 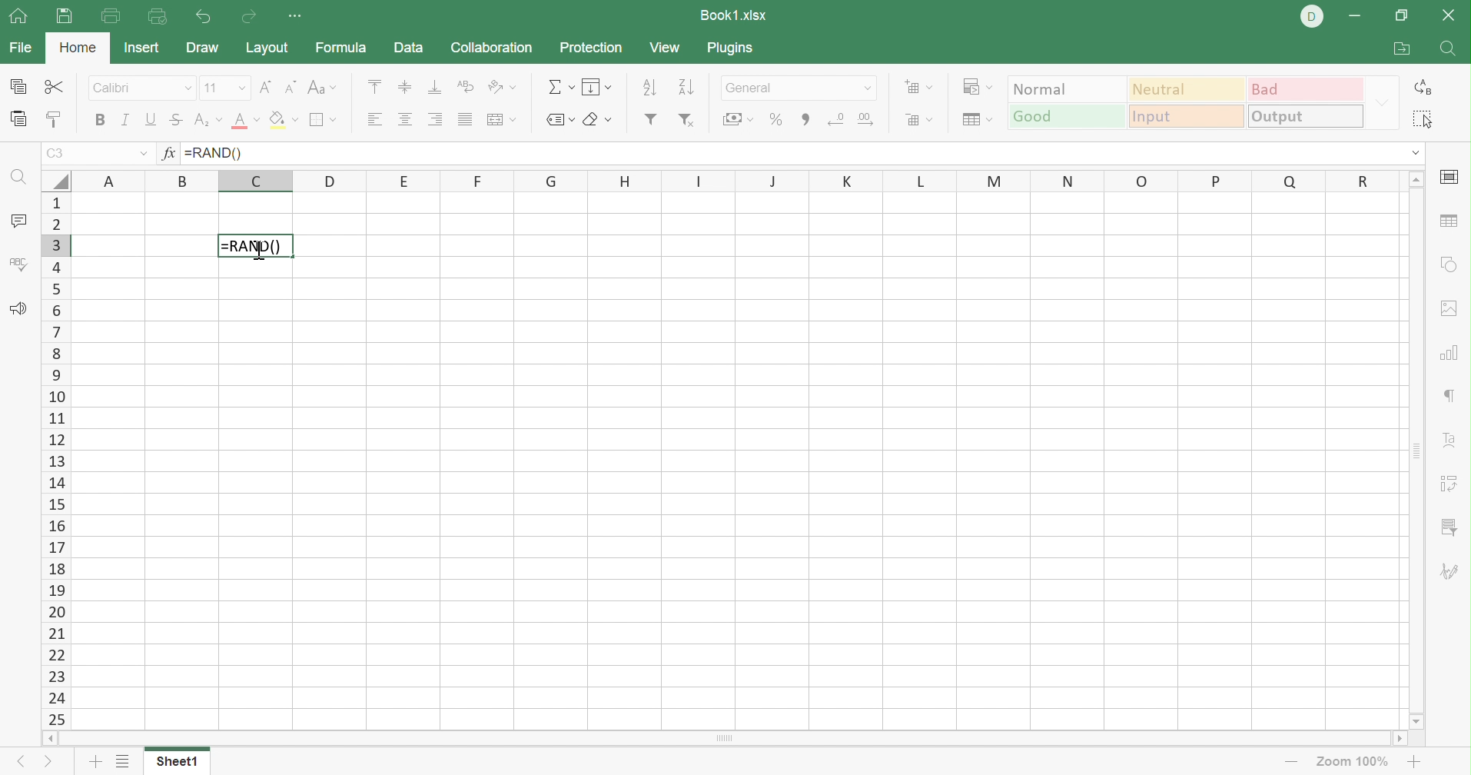 I want to click on Cut, so click(x=55, y=86).